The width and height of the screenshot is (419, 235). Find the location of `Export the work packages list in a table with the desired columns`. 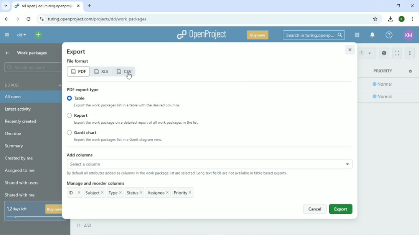

Export the work packages list in a table with the desired columns is located at coordinates (139, 106).